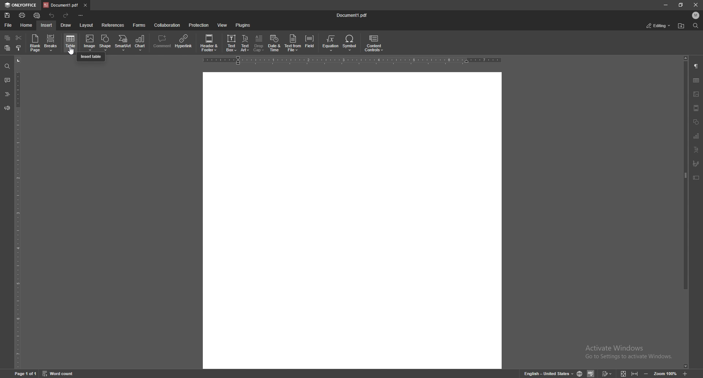  I want to click on text art, so click(245, 43).